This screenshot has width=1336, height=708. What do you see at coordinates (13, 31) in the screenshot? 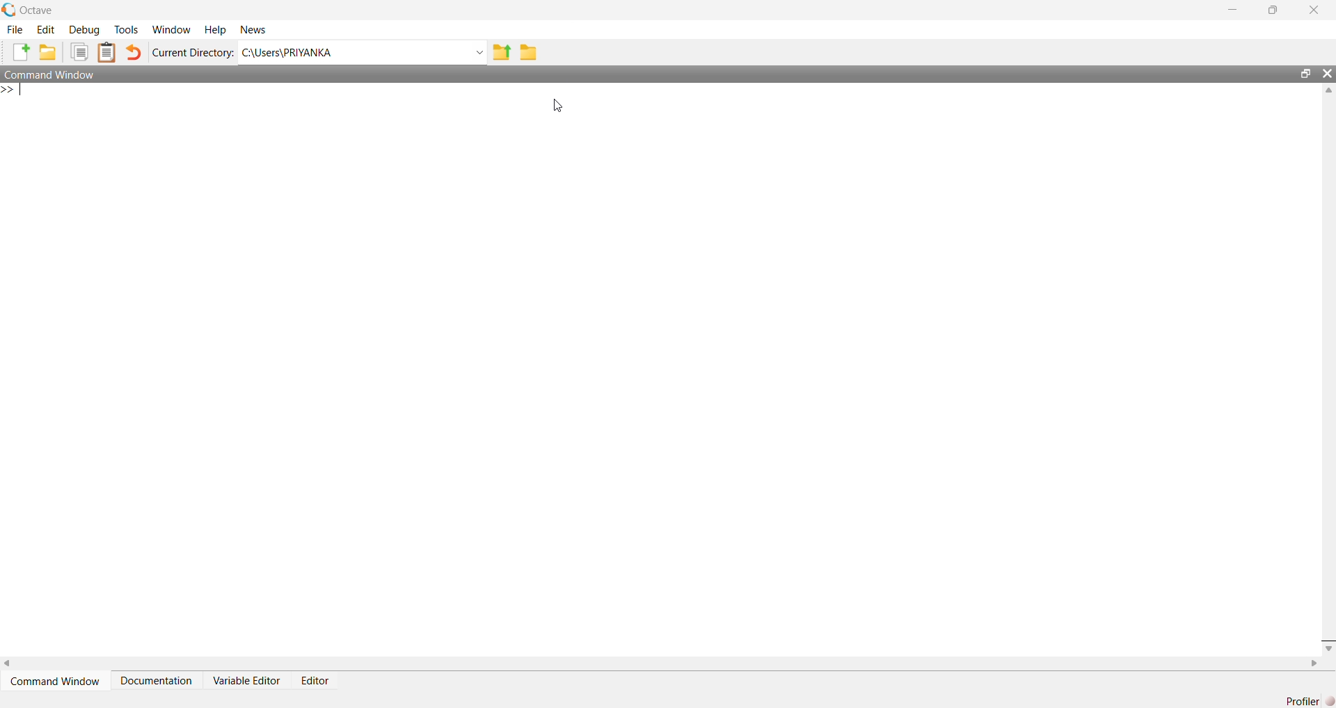
I see `File` at bounding box center [13, 31].